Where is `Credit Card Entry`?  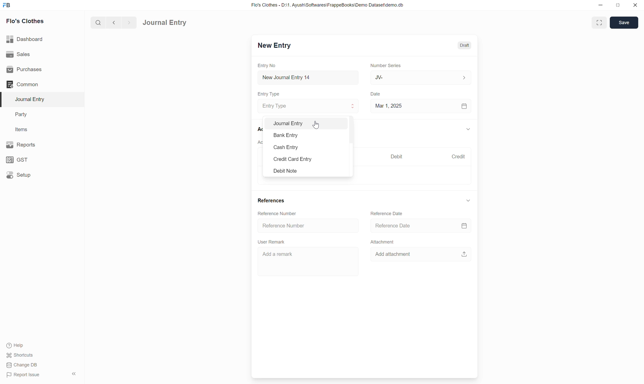
Credit Card Entry is located at coordinates (294, 159).